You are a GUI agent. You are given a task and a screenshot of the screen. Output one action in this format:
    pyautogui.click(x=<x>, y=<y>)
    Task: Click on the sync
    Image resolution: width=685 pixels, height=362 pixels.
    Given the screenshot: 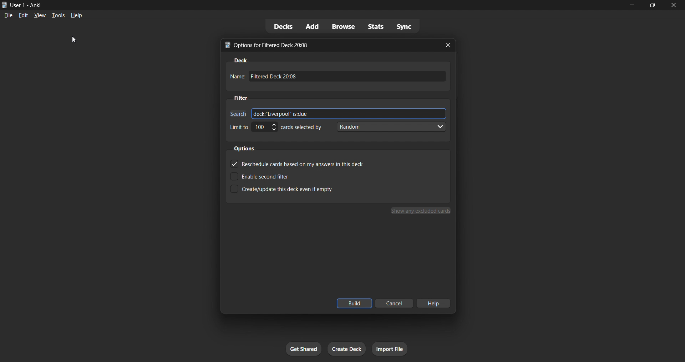 What is the action you would take?
    pyautogui.click(x=405, y=26)
    